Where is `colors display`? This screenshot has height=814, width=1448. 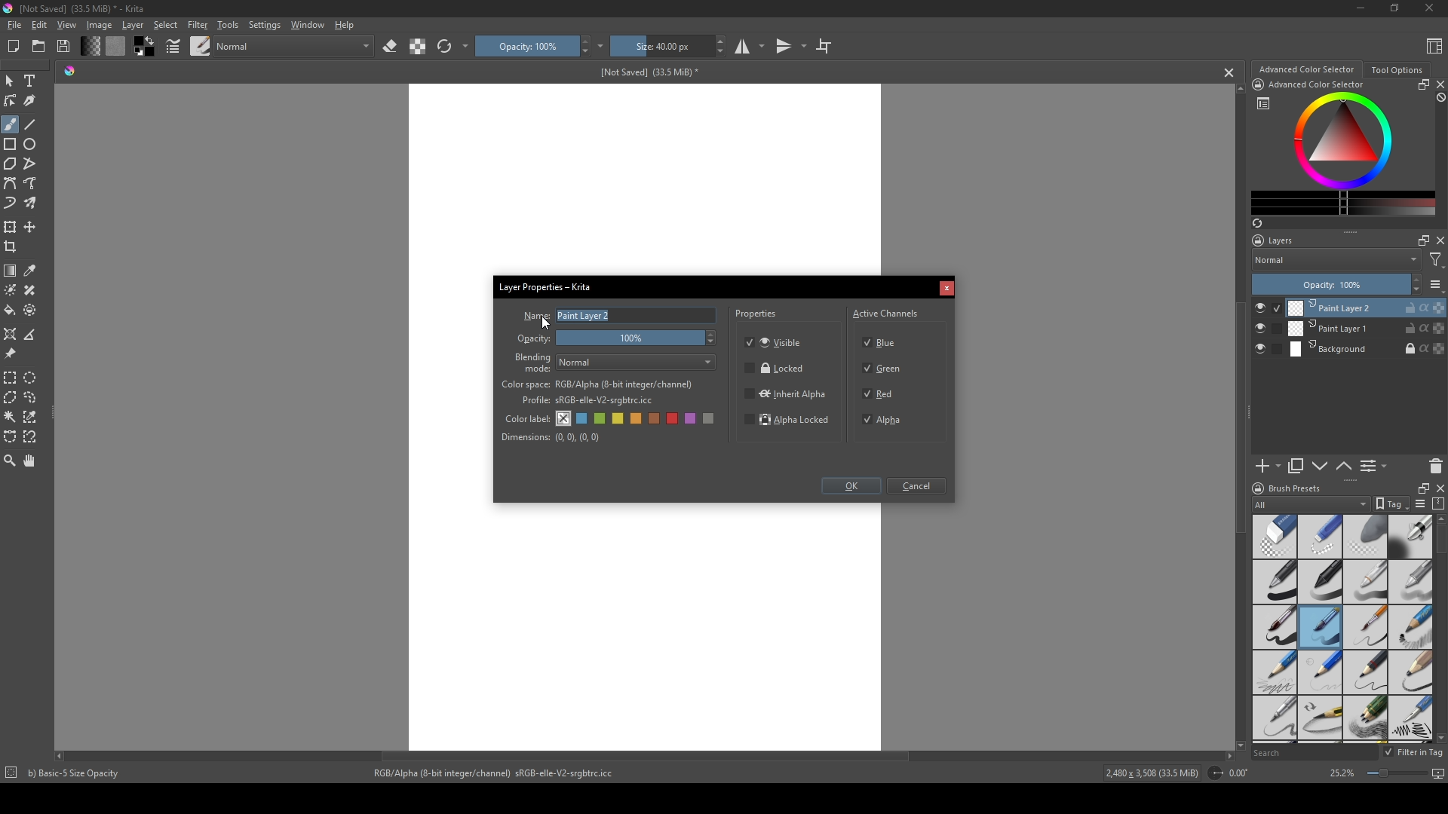 colors display is located at coordinates (1345, 141).